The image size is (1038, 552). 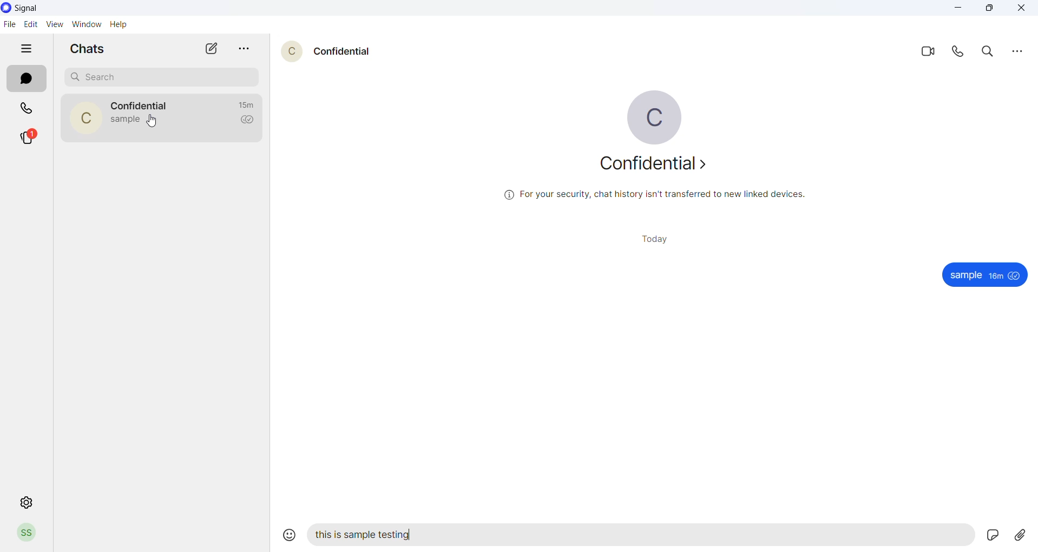 What do you see at coordinates (660, 239) in the screenshot?
I see `today ` at bounding box center [660, 239].